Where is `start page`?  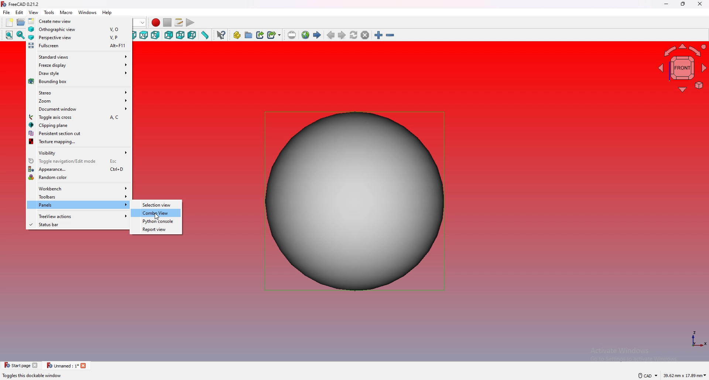 start page is located at coordinates (317, 35).